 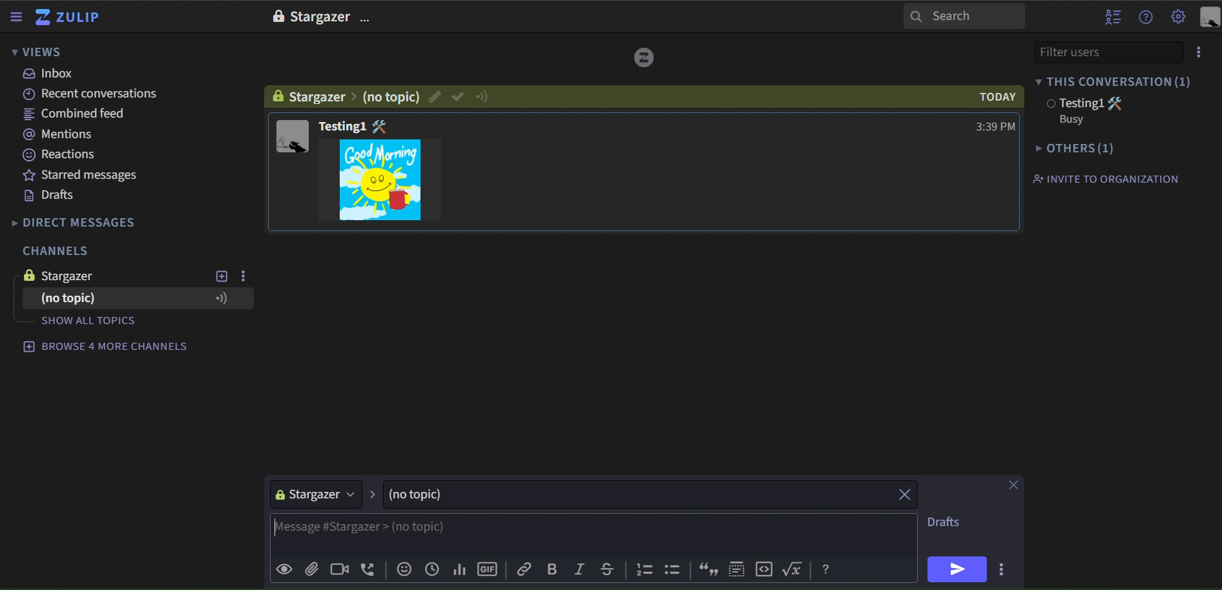 I want to click on edit, so click(x=435, y=96).